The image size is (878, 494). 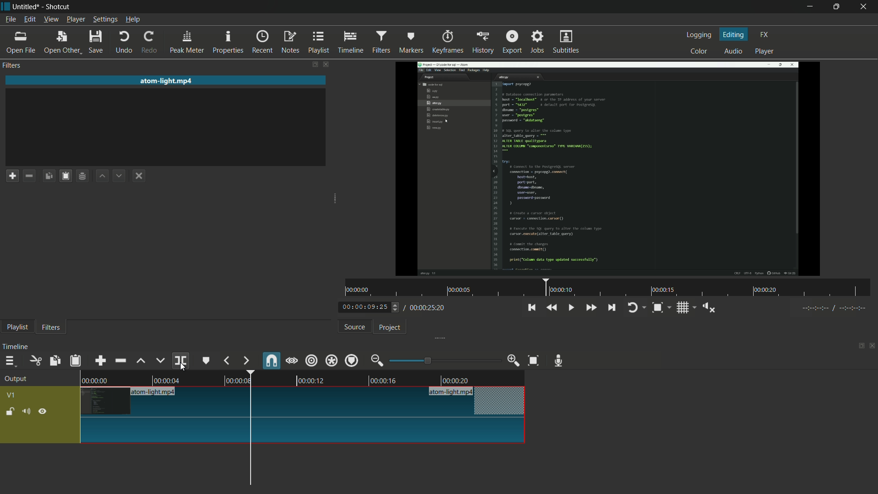 I want to click on adjustment bar, so click(x=444, y=360).